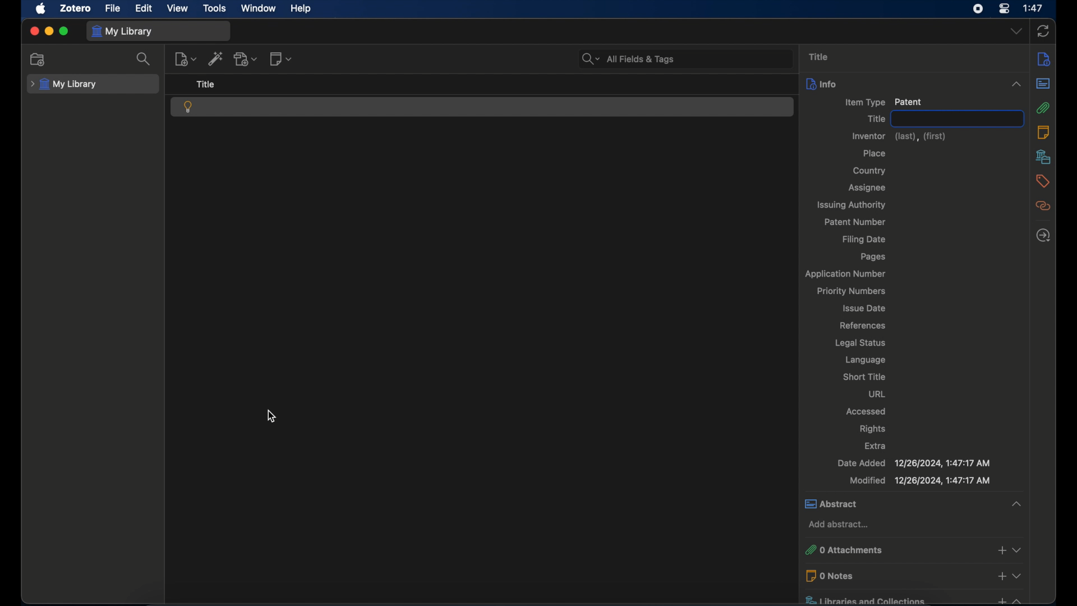  What do you see at coordinates (259, 8) in the screenshot?
I see `window` at bounding box center [259, 8].